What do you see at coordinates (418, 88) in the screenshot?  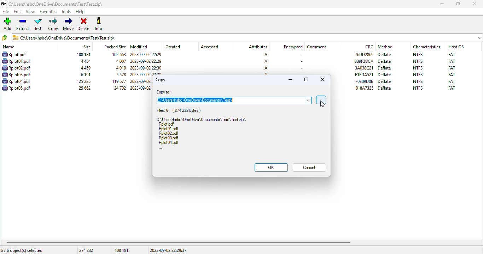 I see `NTFS` at bounding box center [418, 88].